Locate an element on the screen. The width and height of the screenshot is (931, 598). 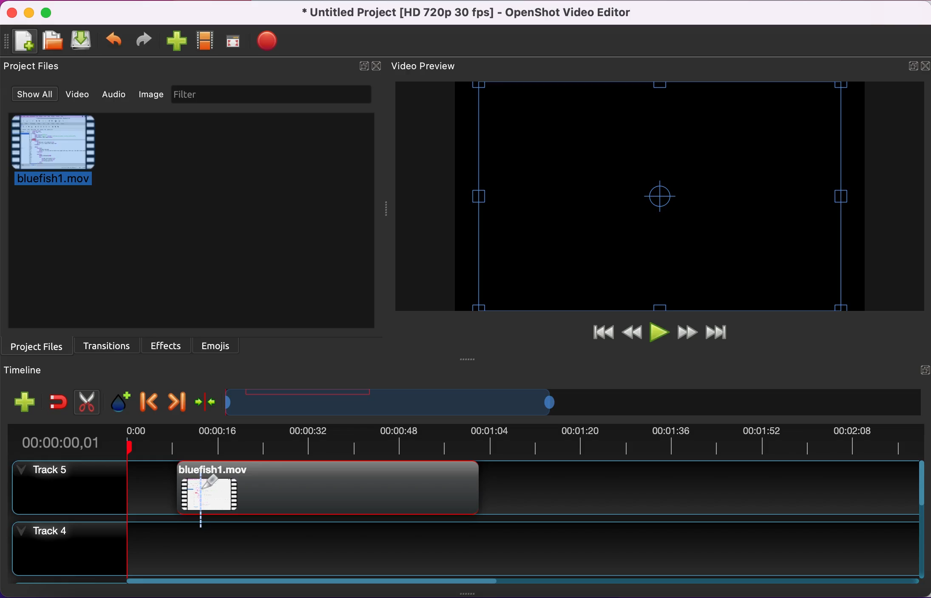
video preview is located at coordinates (656, 197).